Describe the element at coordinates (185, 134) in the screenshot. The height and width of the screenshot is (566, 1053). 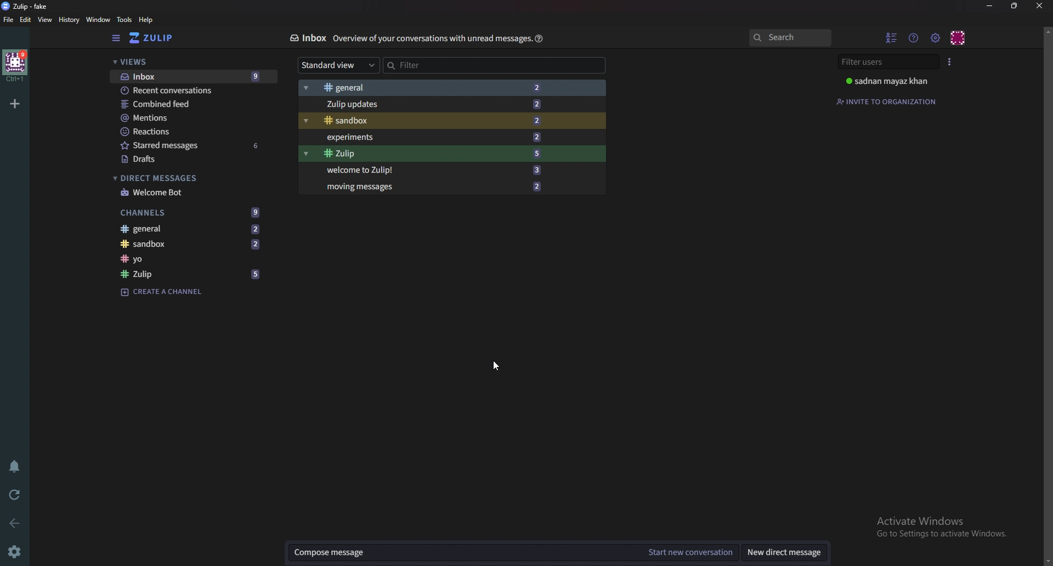
I see `Reactions` at that location.